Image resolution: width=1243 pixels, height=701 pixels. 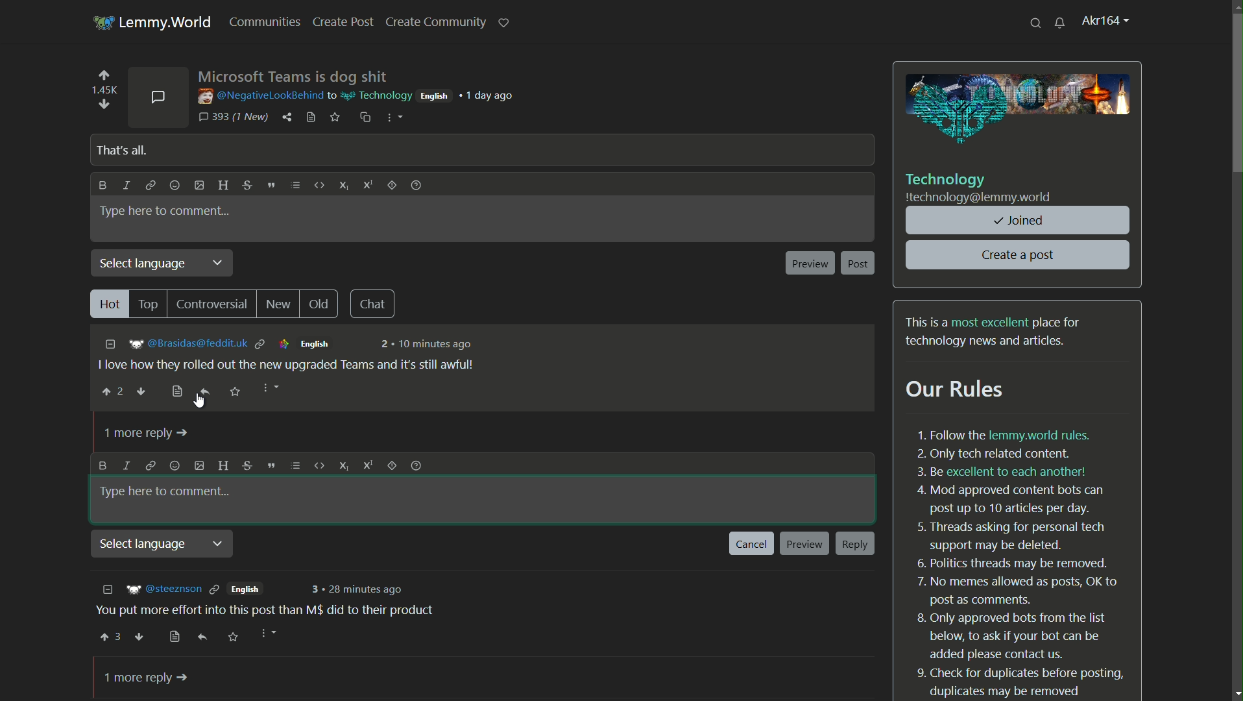 What do you see at coordinates (258, 95) in the screenshot?
I see `username` at bounding box center [258, 95].